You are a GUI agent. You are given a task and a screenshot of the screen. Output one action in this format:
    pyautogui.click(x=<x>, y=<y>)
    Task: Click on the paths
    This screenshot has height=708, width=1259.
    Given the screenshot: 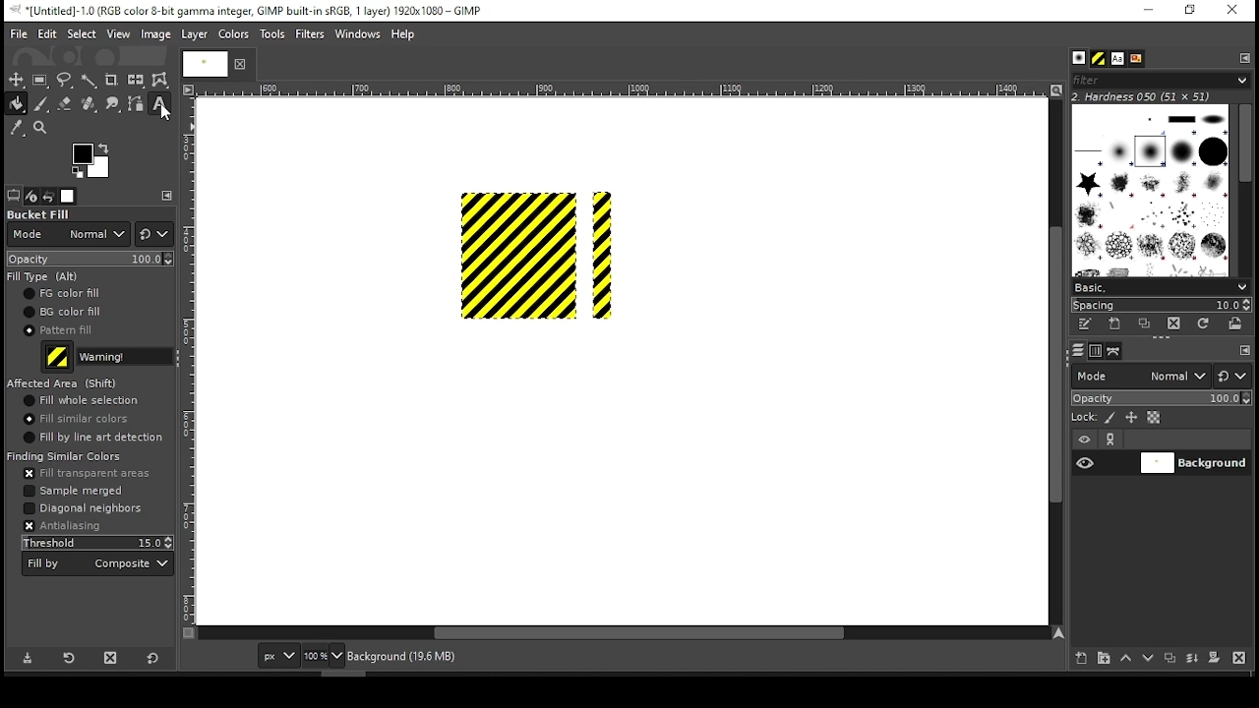 What is the action you would take?
    pyautogui.click(x=1116, y=350)
    